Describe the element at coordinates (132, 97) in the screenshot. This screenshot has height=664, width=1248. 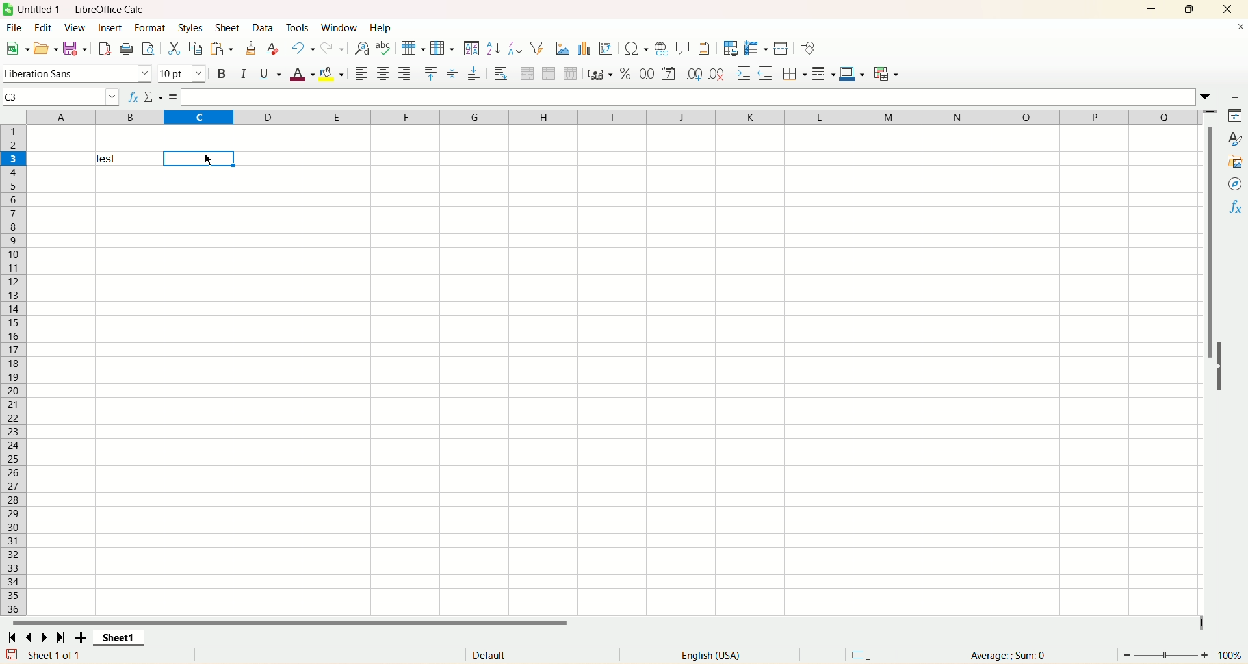
I see `function wizard` at that location.